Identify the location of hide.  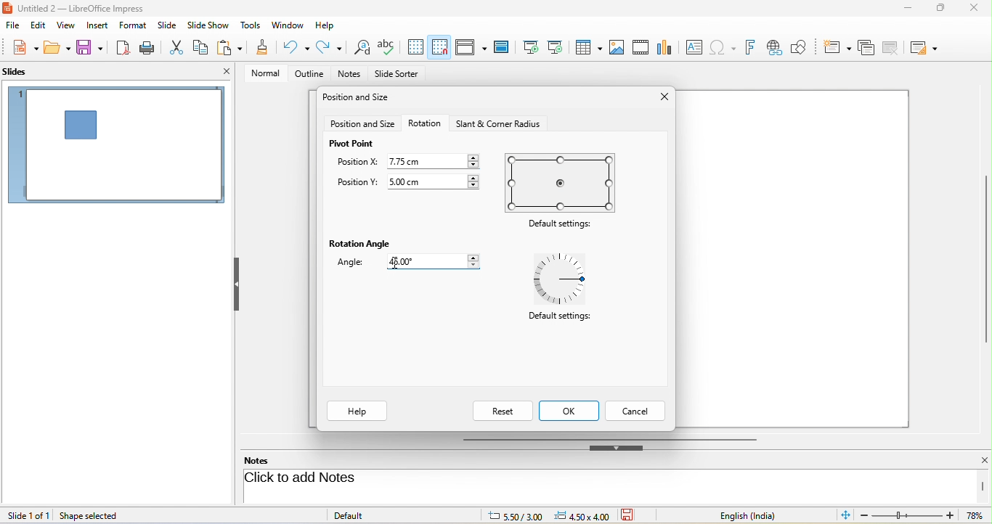
(617, 448).